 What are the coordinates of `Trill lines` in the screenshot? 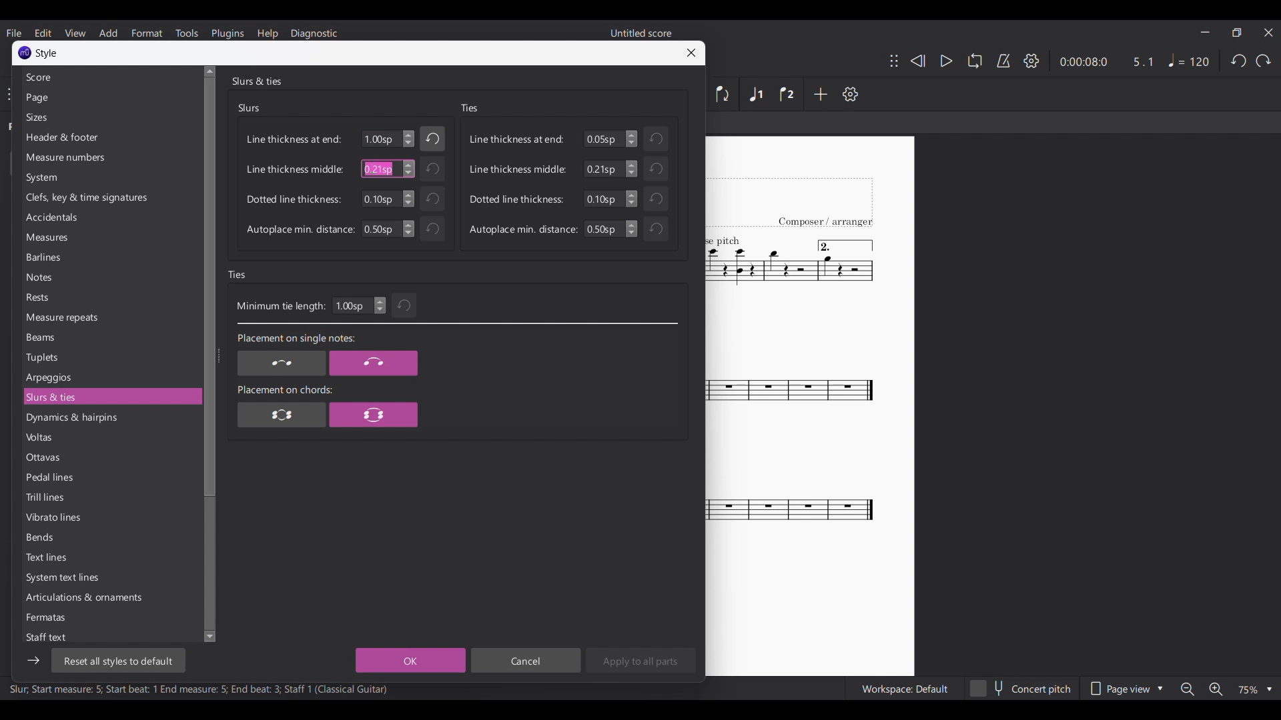 It's located at (110, 497).